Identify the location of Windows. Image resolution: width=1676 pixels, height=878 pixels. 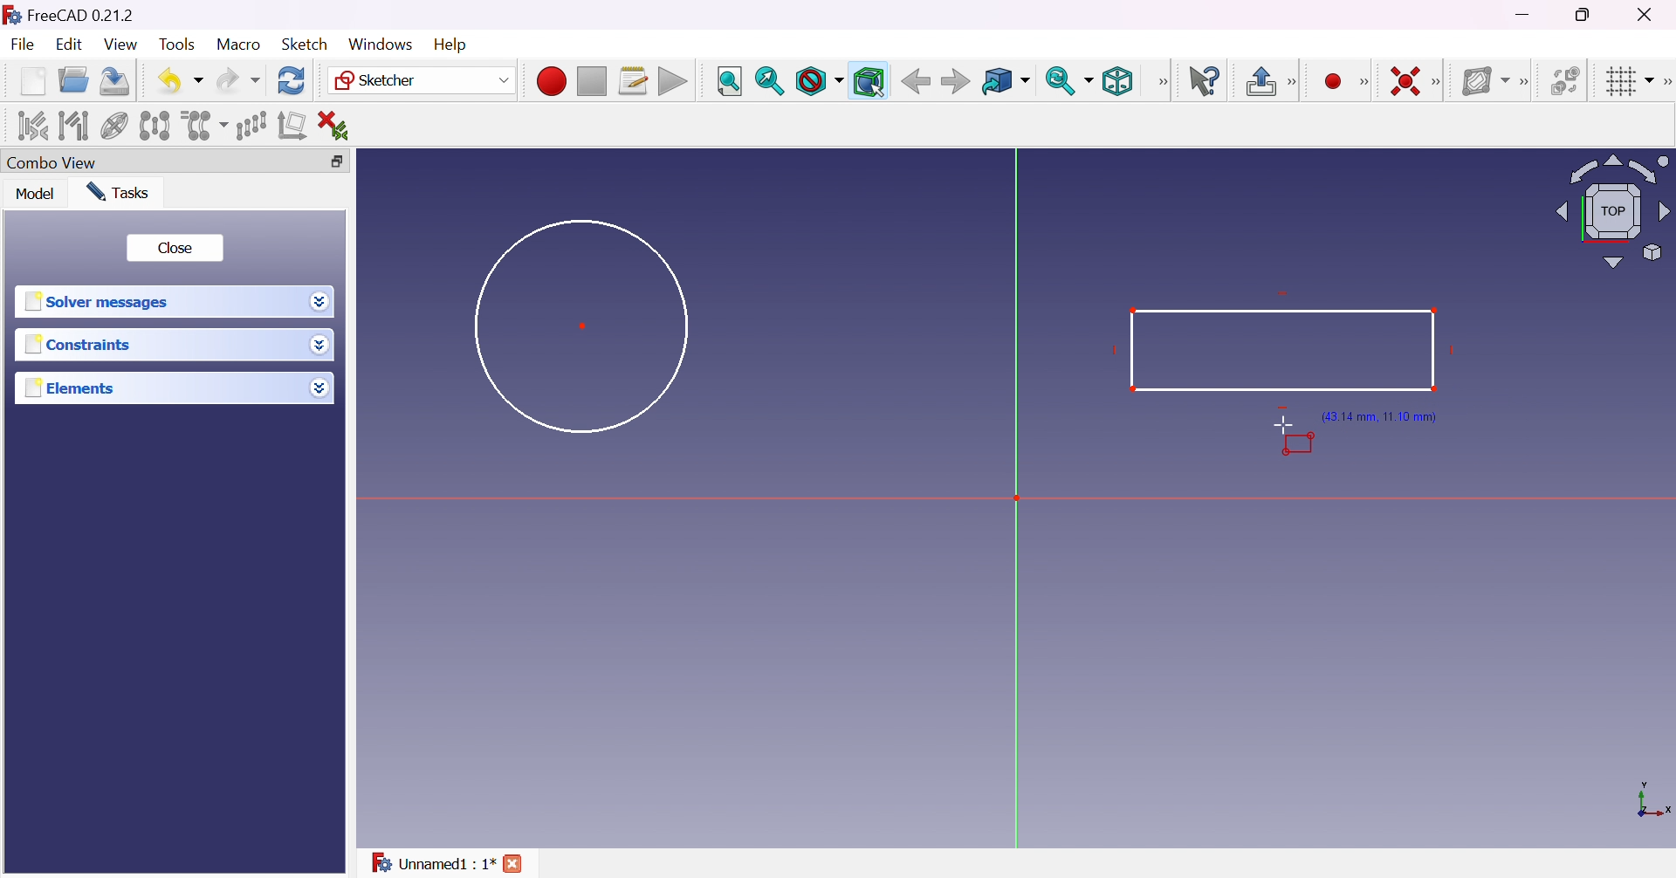
(379, 44).